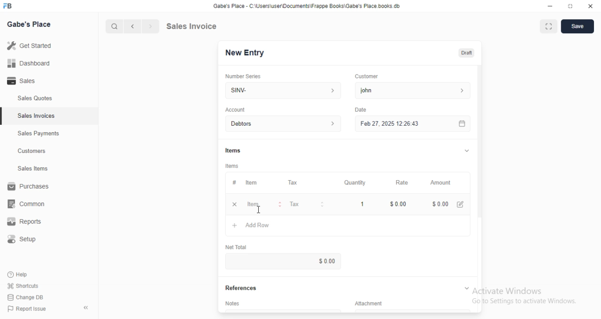 This screenshot has height=319, width=601. Describe the element at coordinates (211, 26) in the screenshot. I see `Sales Invoice` at that location.